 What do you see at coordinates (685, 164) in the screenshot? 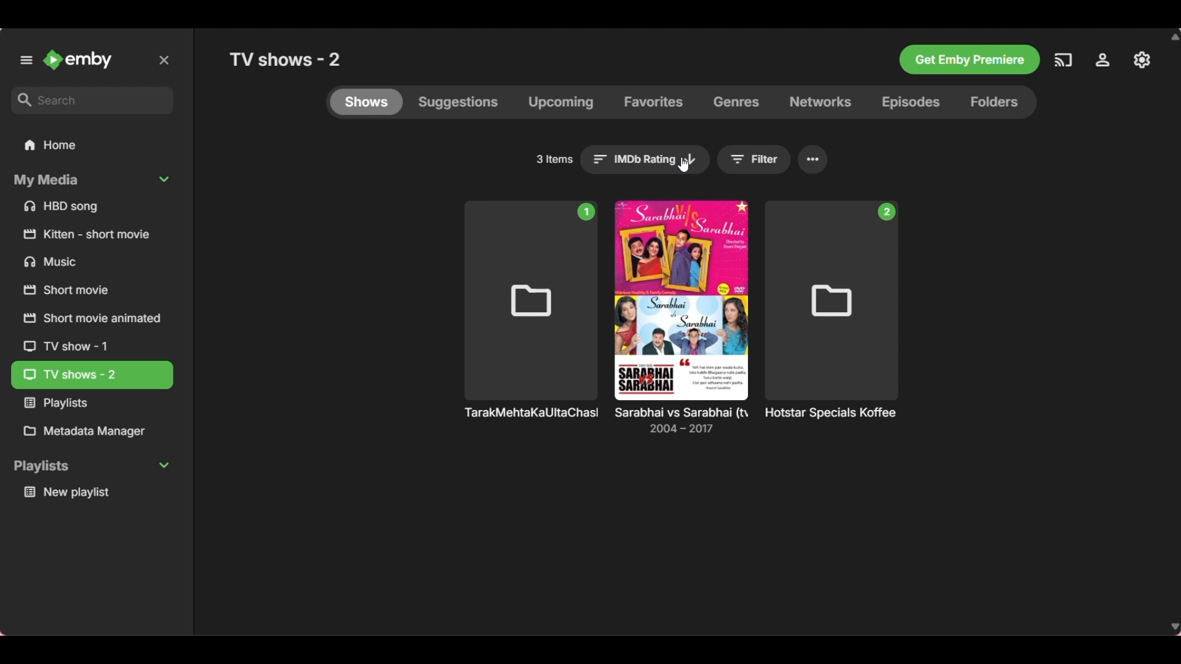
I see `cursor` at bounding box center [685, 164].